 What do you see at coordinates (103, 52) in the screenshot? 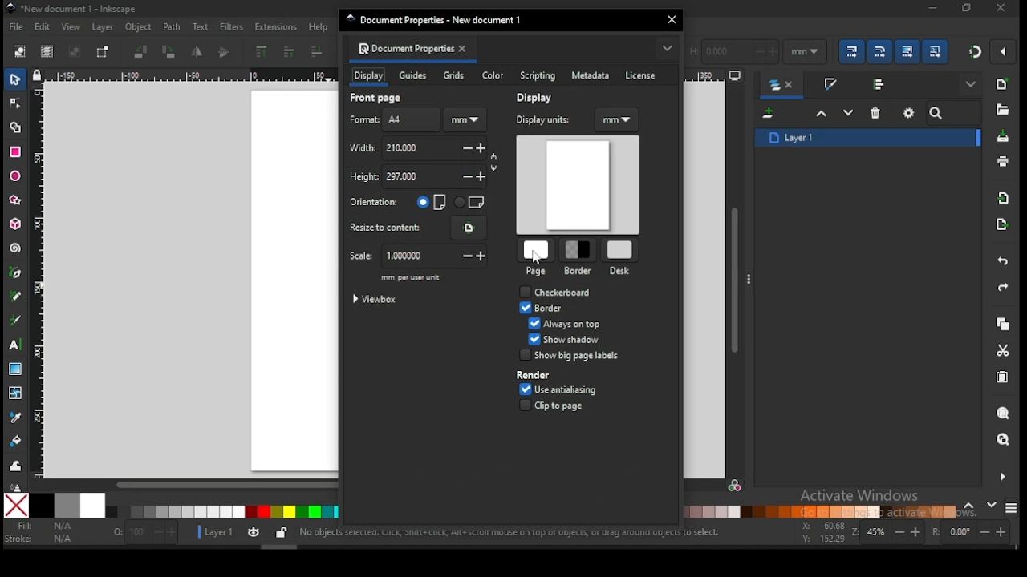
I see `toggle selection box to select all touched objects` at bounding box center [103, 52].